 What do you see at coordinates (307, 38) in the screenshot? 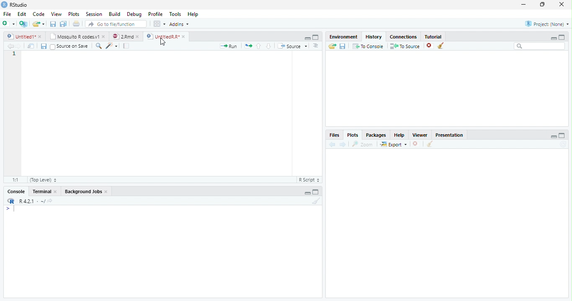
I see `Minimize` at bounding box center [307, 38].